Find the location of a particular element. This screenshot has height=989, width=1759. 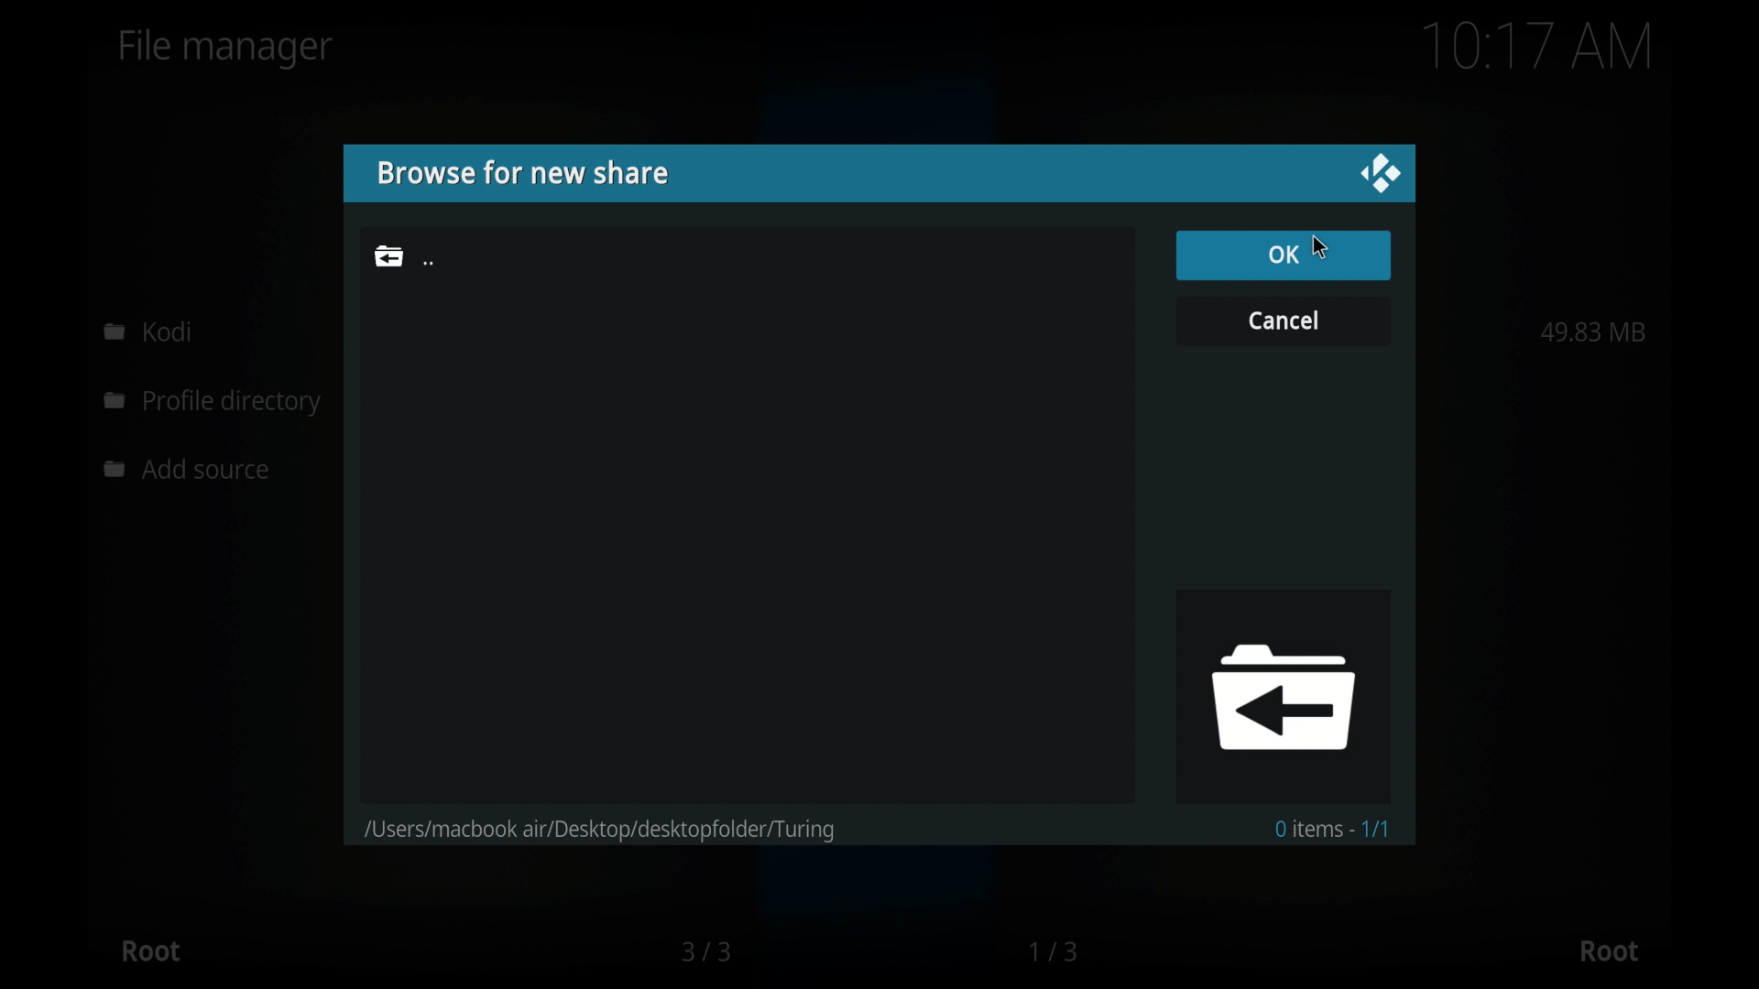

folder is located at coordinates (388, 255).